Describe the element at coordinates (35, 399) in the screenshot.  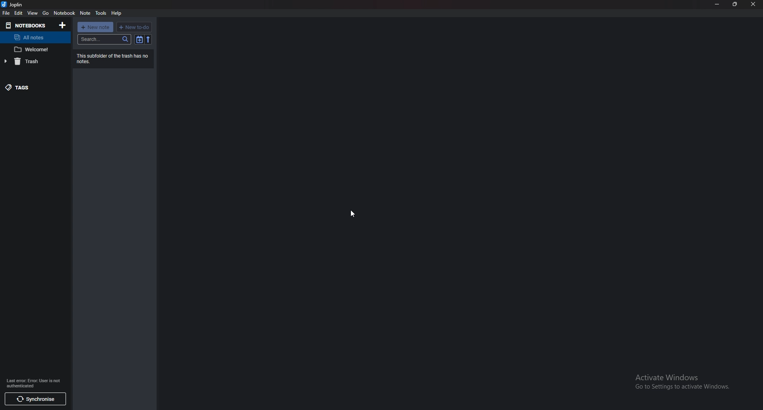
I see `synchronise` at that location.